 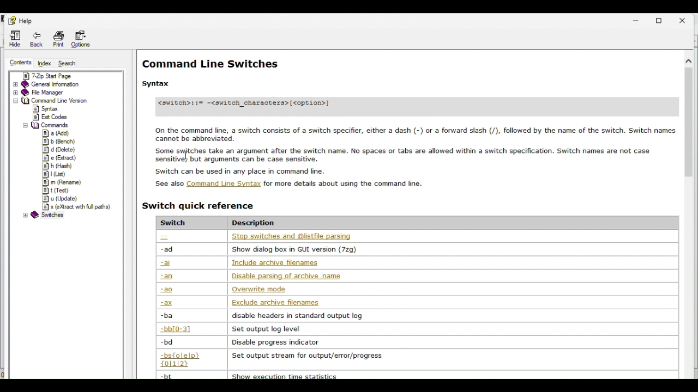 What do you see at coordinates (262, 290) in the screenshot?
I see `overwrite mode` at bounding box center [262, 290].